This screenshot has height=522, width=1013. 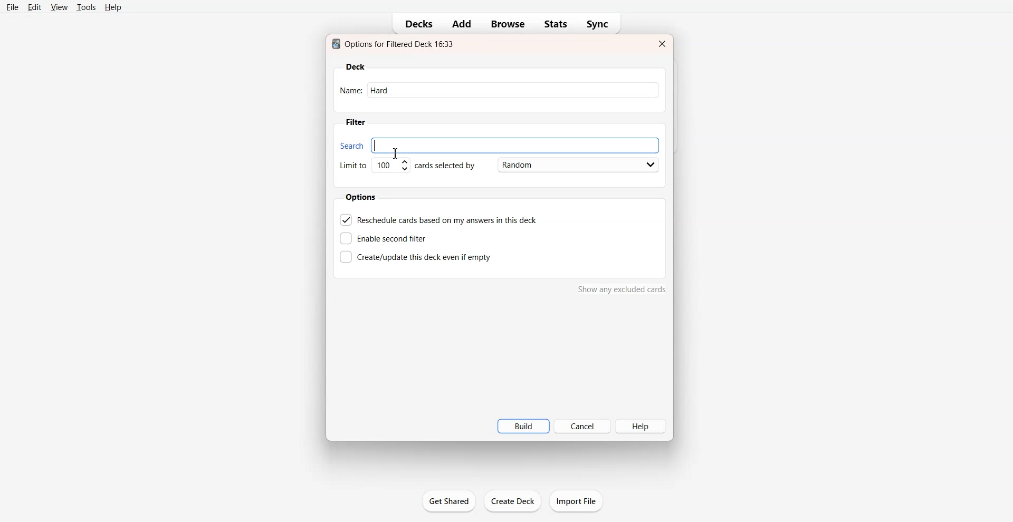 What do you see at coordinates (556, 24) in the screenshot?
I see `Stats` at bounding box center [556, 24].